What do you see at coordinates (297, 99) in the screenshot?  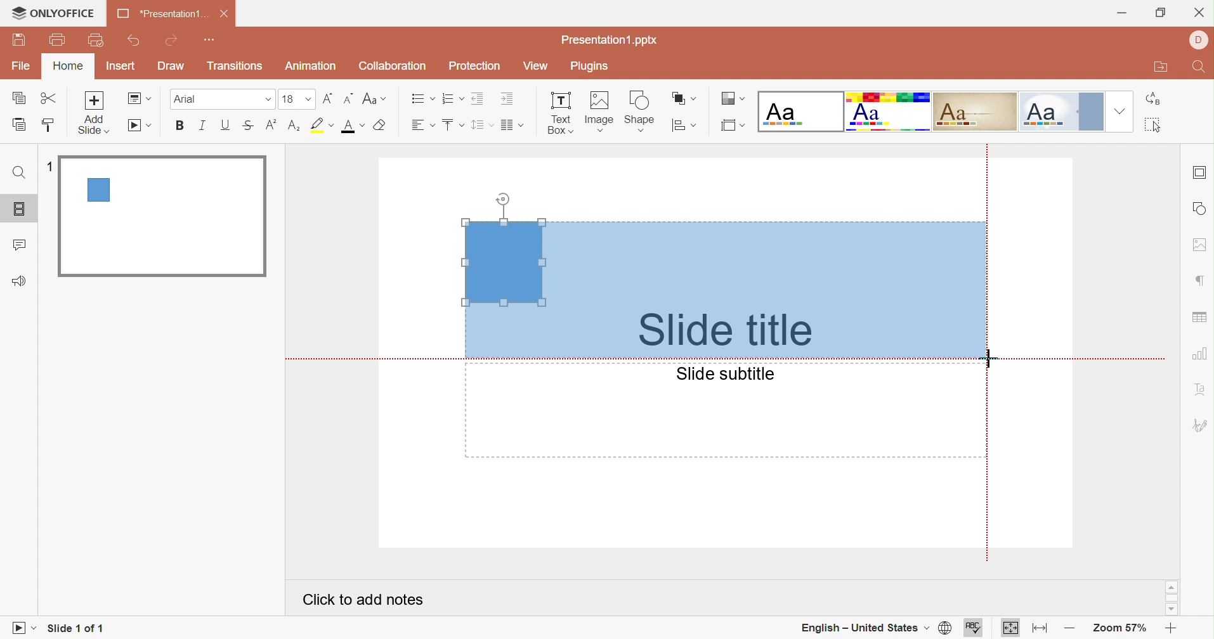 I see `Font size` at bounding box center [297, 99].